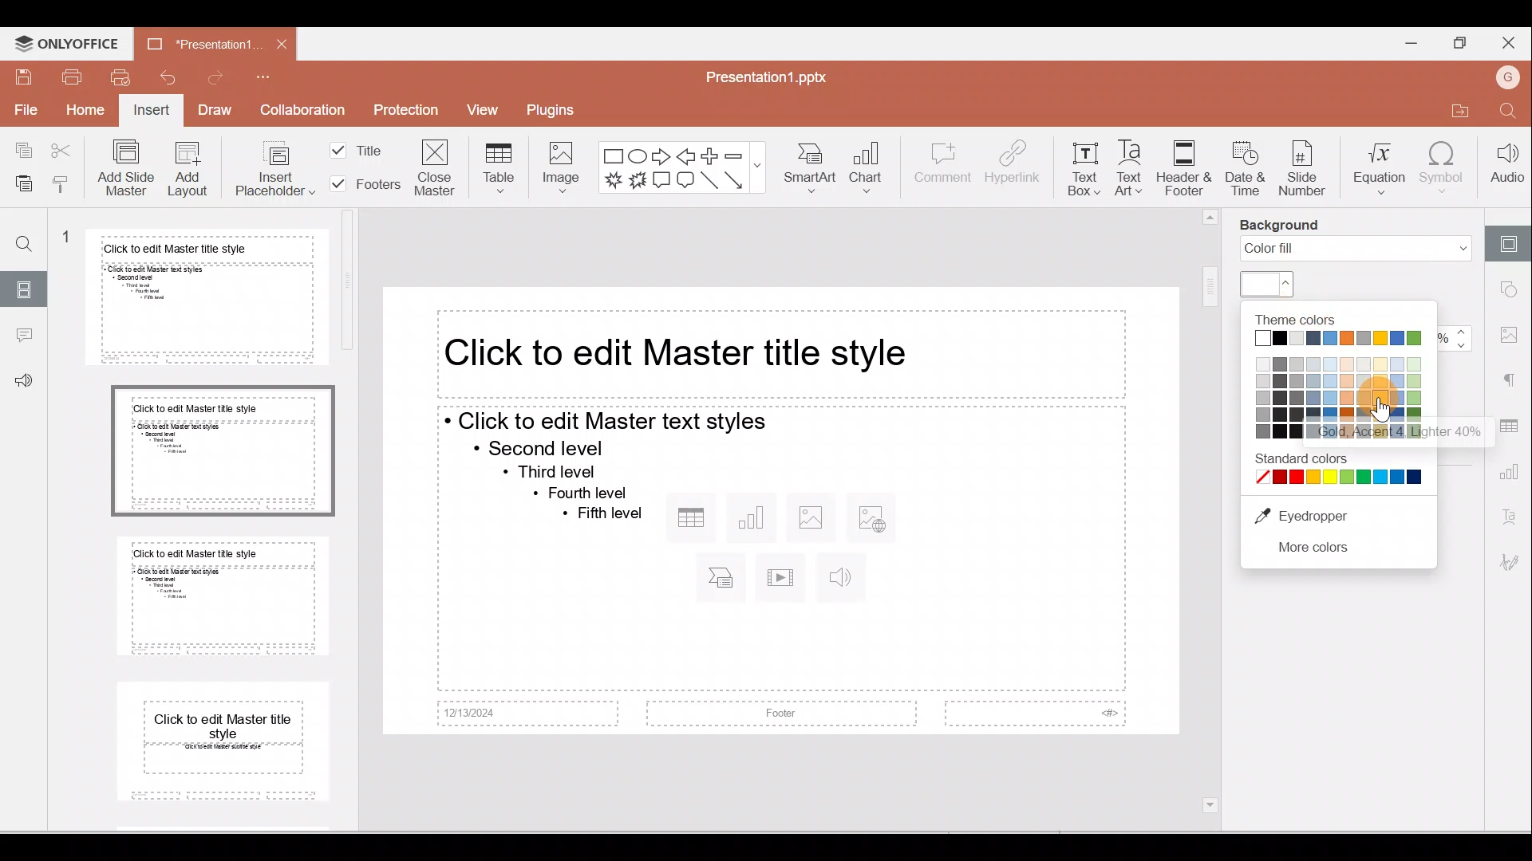 Image resolution: width=1532 pixels, height=861 pixels. I want to click on Text box, so click(1082, 174).